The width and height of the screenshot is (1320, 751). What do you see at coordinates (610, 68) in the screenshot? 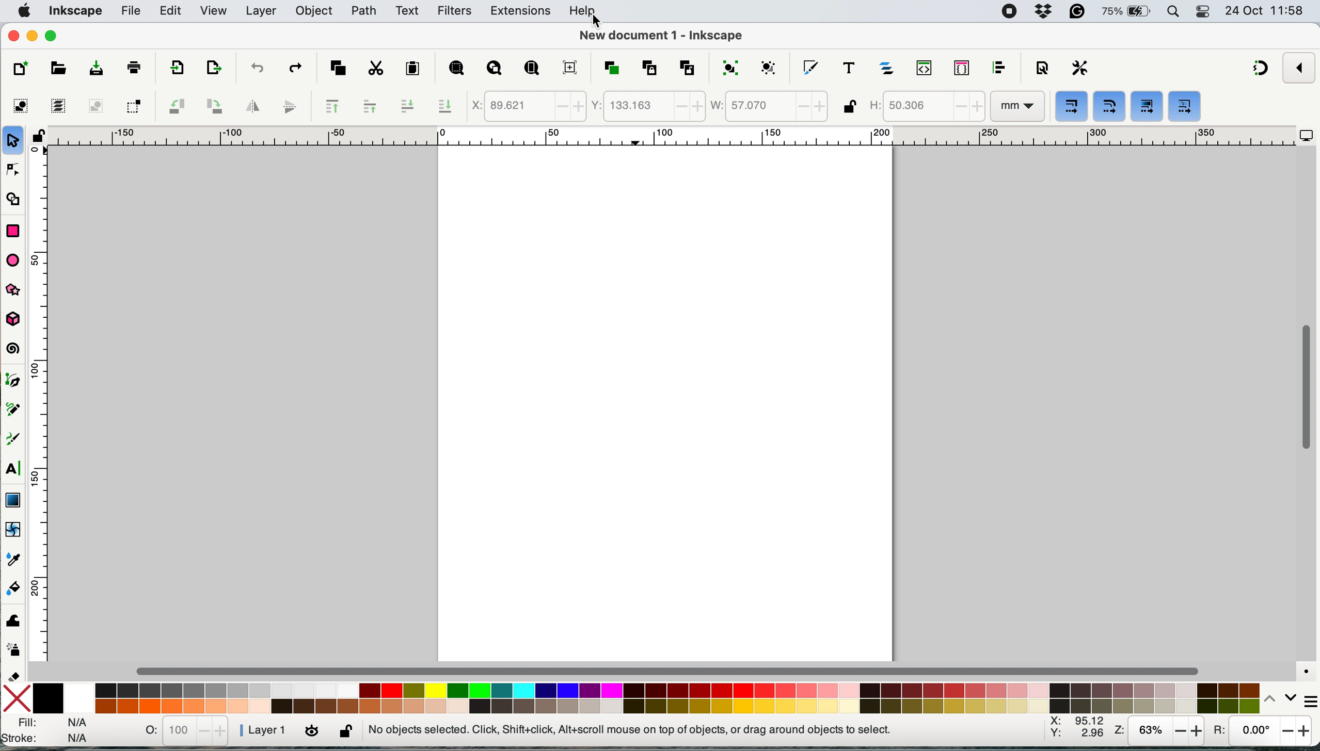
I see `duplicate` at bounding box center [610, 68].